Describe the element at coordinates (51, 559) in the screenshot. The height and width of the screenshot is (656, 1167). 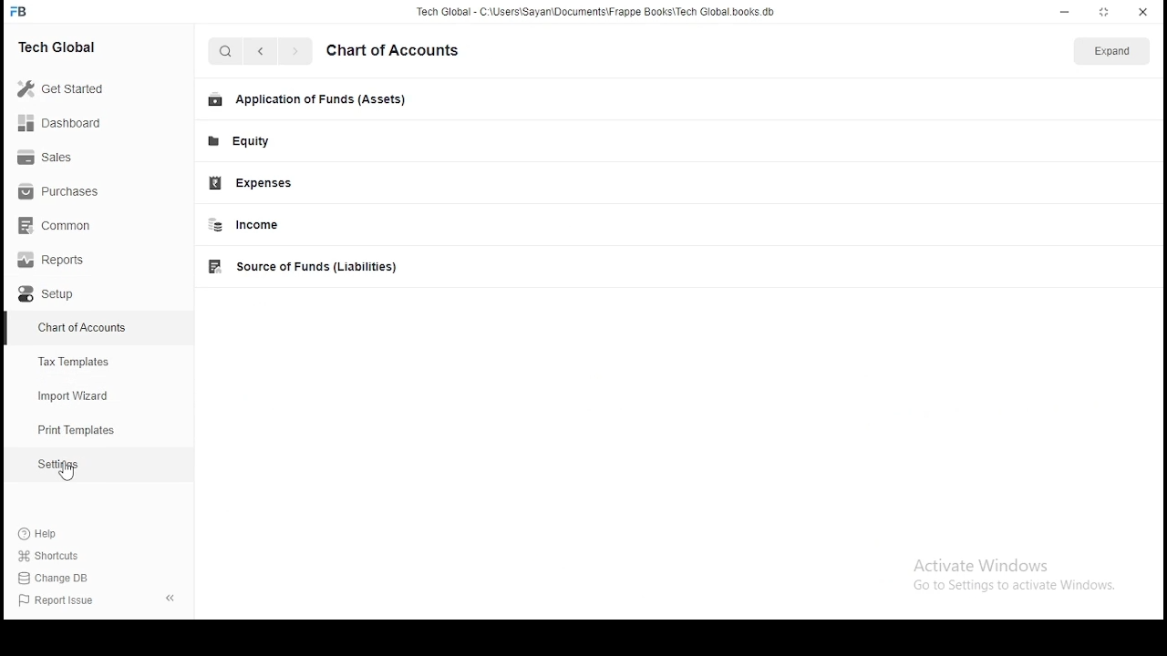
I see `shortcuts ` at that location.